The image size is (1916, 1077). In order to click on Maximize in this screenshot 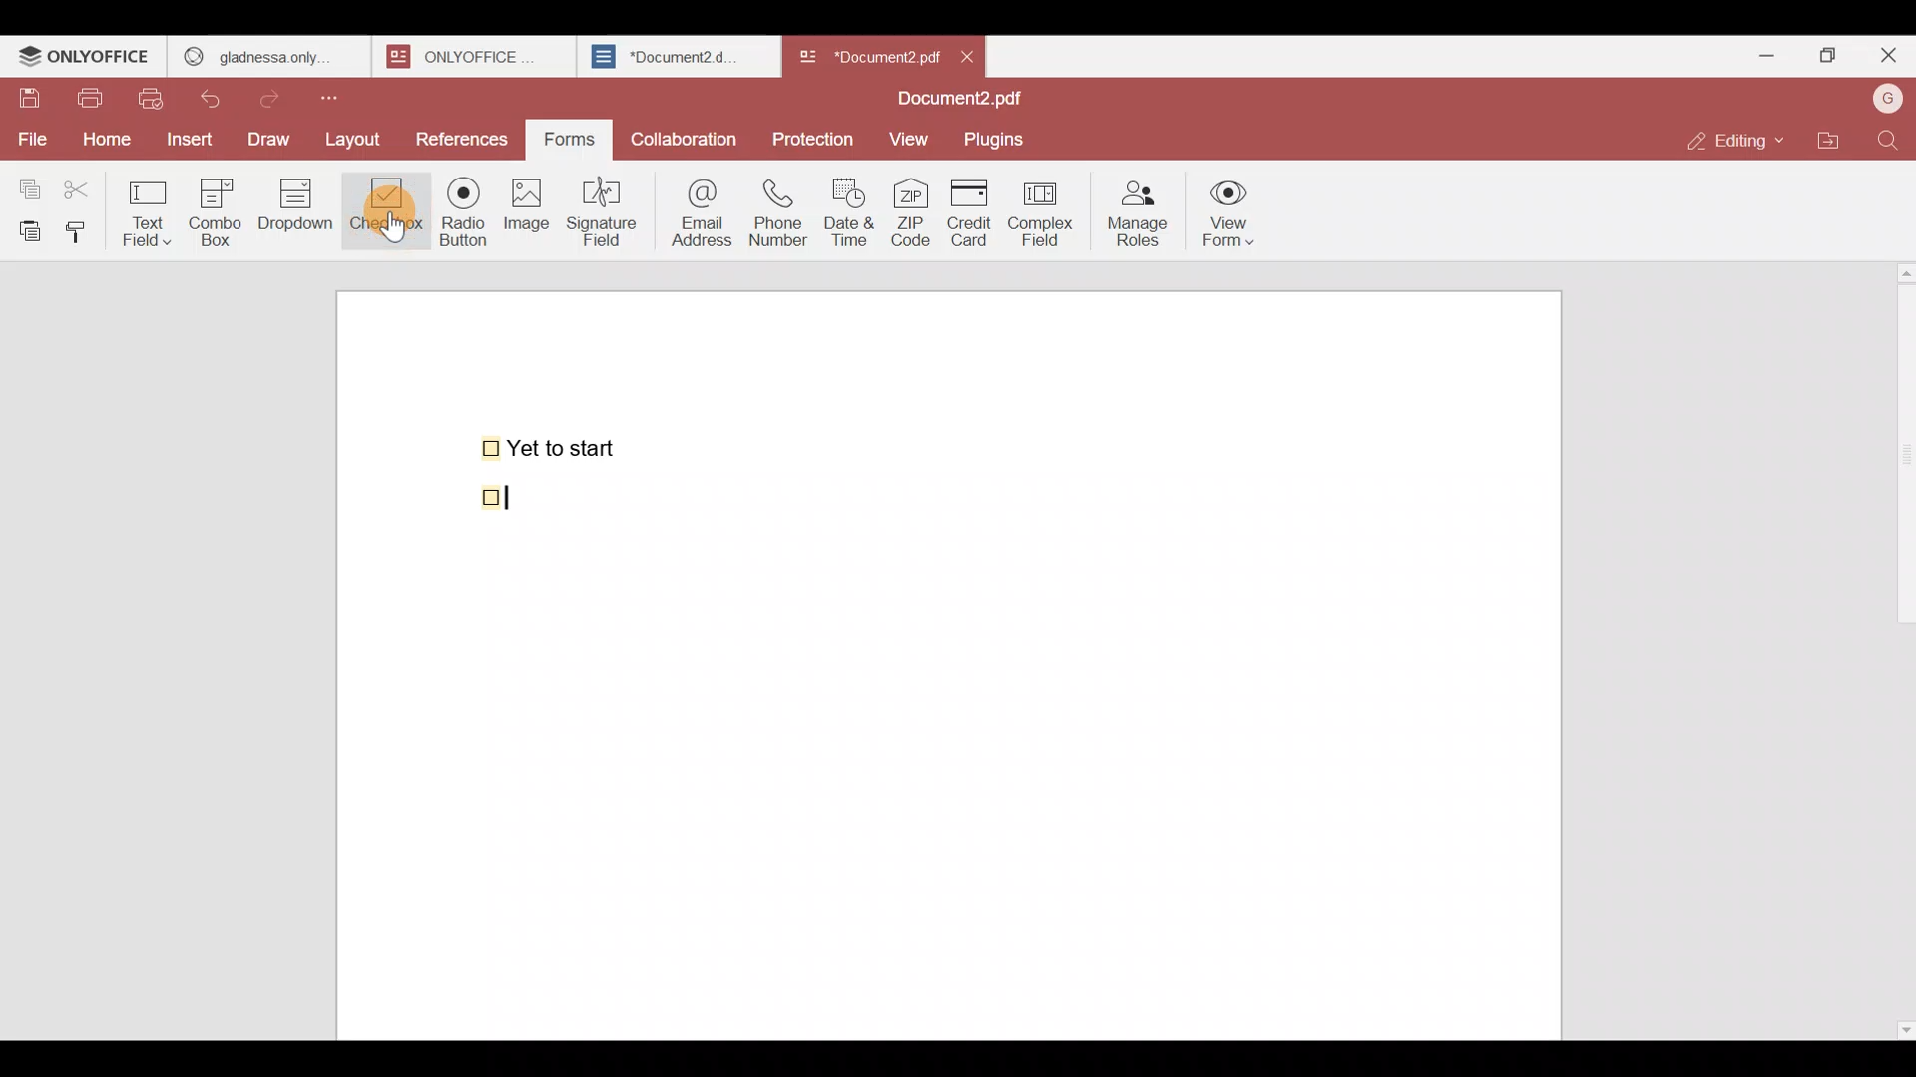, I will do `click(1824, 54)`.